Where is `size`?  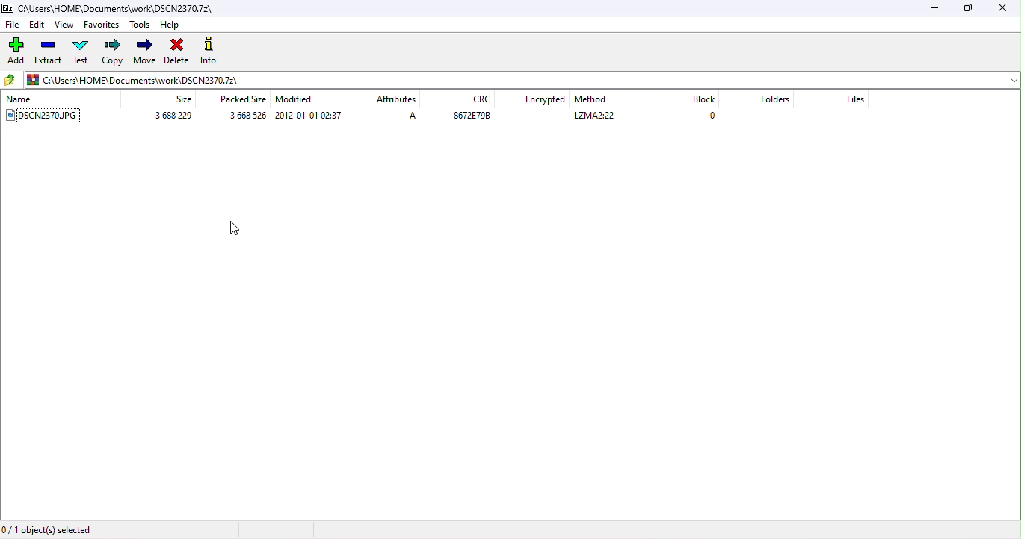
size is located at coordinates (181, 101).